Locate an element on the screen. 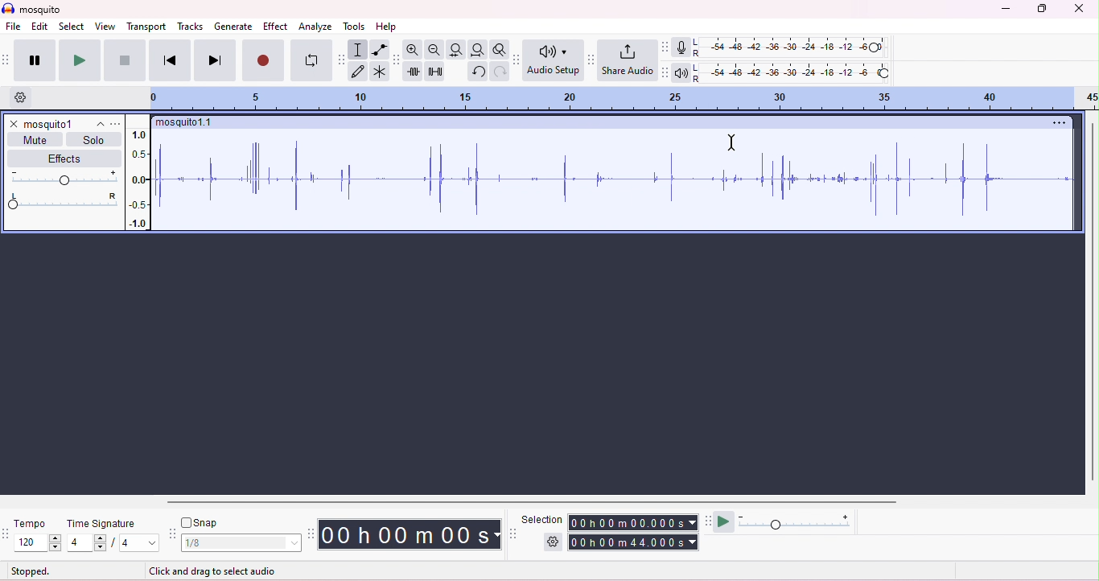 This screenshot has height=581, width=1099. trim outside selection is located at coordinates (414, 72).